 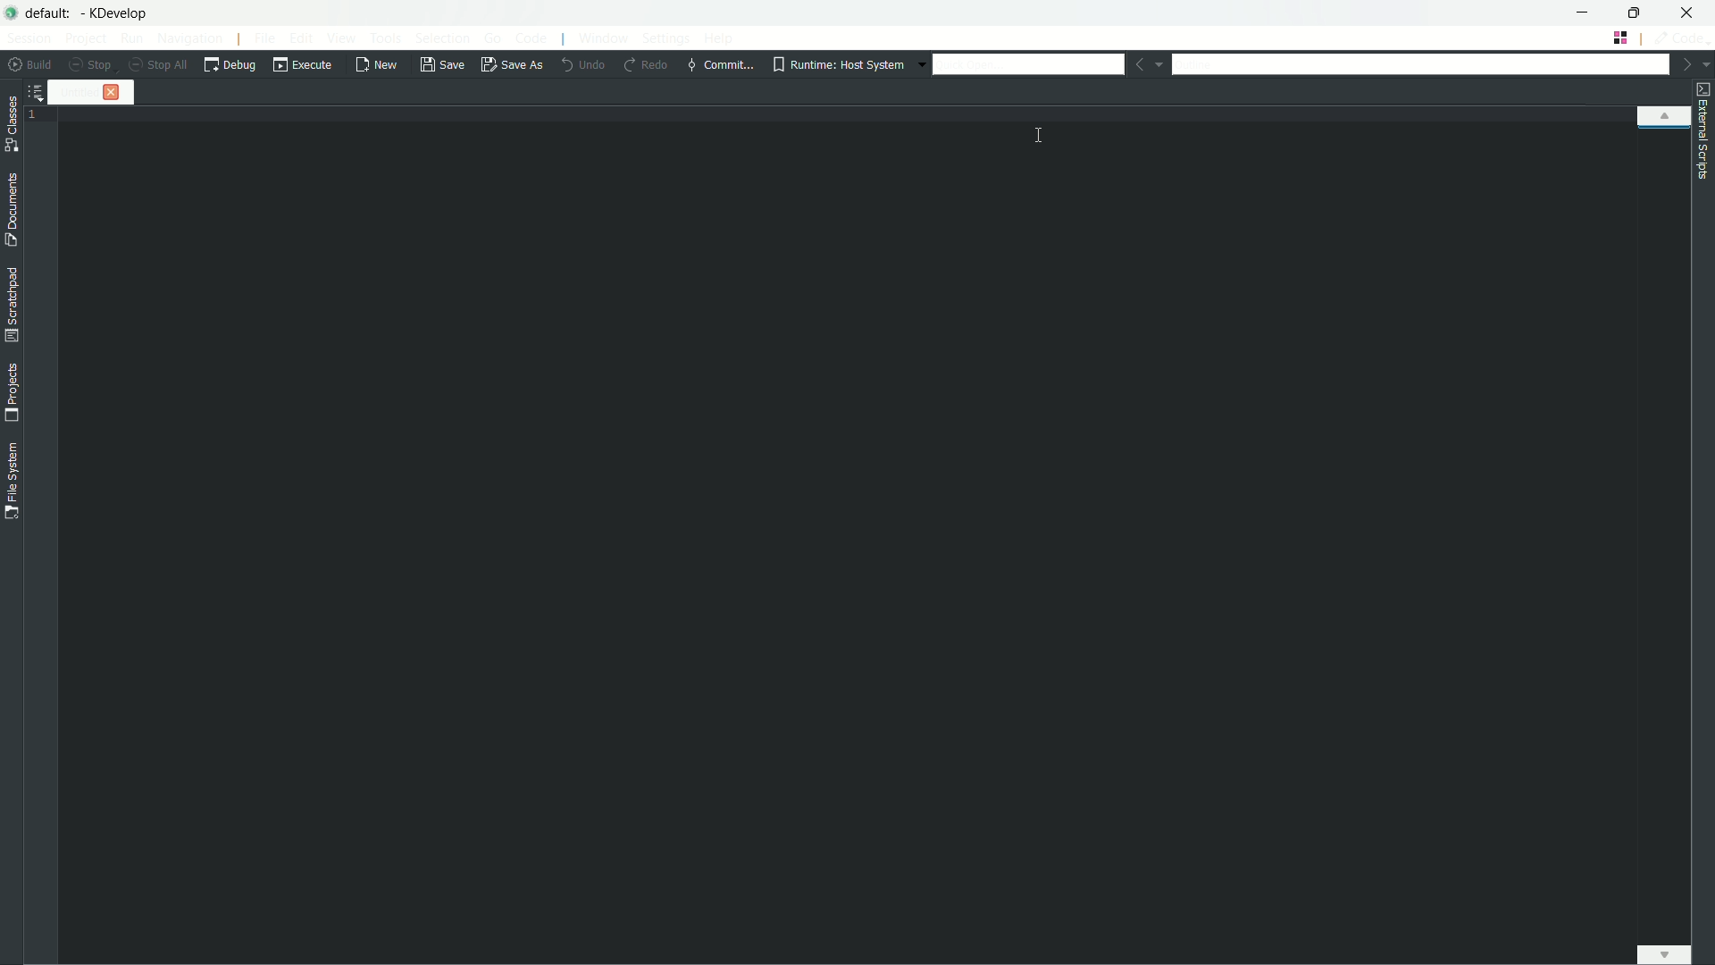 What do you see at coordinates (14, 212) in the screenshot?
I see `toggle documents` at bounding box center [14, 212].